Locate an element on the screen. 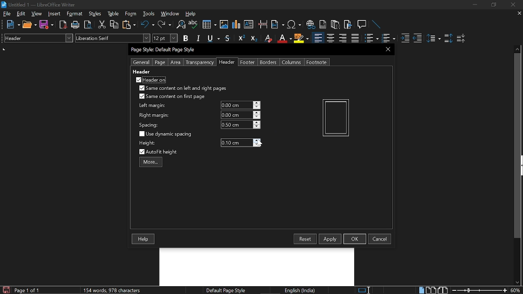 The height and width of the screenshot is (294, 523). Center is located at coordinates (330, 38).